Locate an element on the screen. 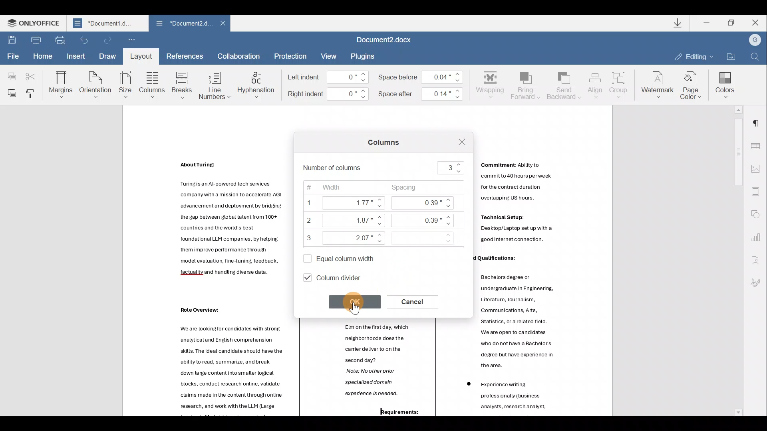 The width and height of the screenshot is (767, 431). Open file location is located at coordinates (731, 56).